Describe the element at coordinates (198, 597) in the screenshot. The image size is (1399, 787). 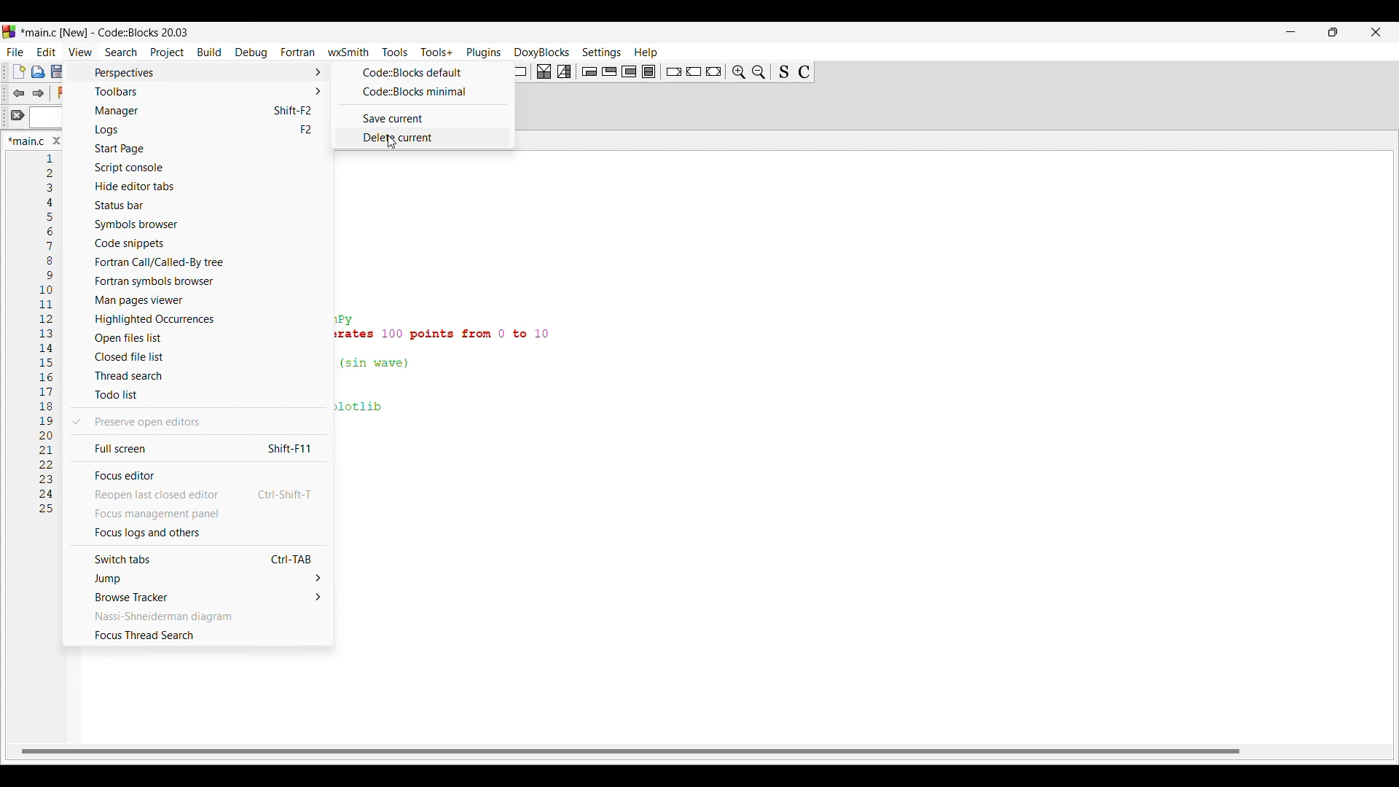
I see `Browse tracker options` at that location.